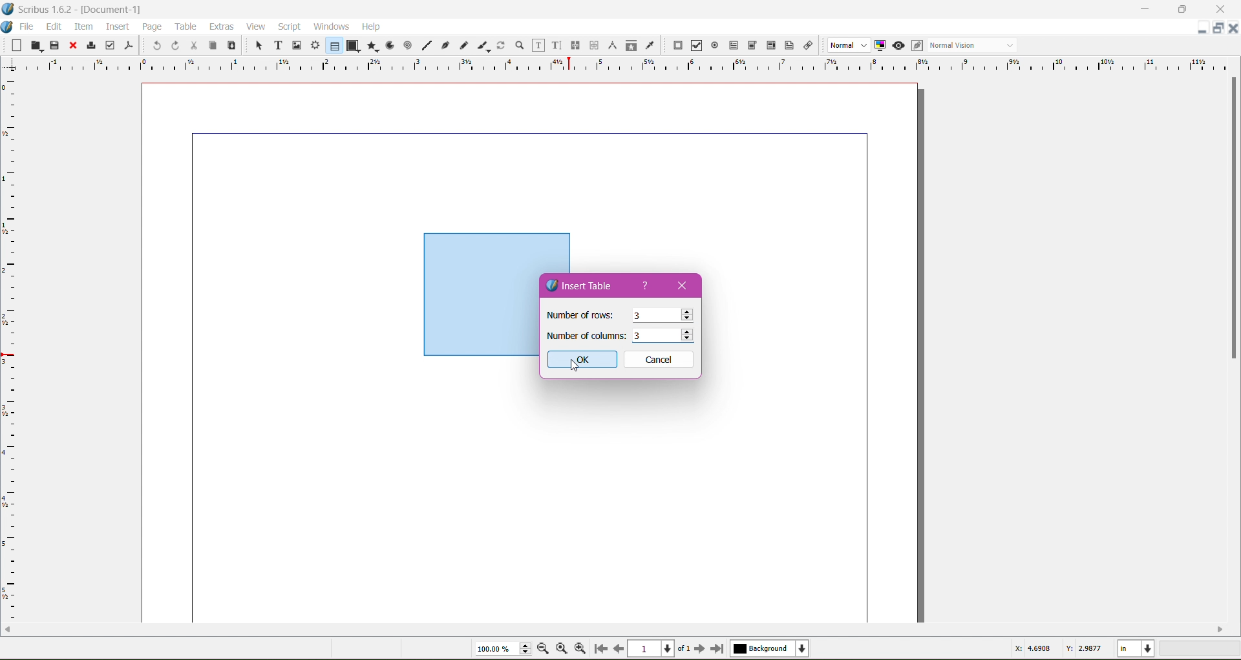 Image resolution: width=1241 pixels, height=660 pixels. Describe the element at coordinates (330, 26) in the screenshot. I see `Windows` at that location.